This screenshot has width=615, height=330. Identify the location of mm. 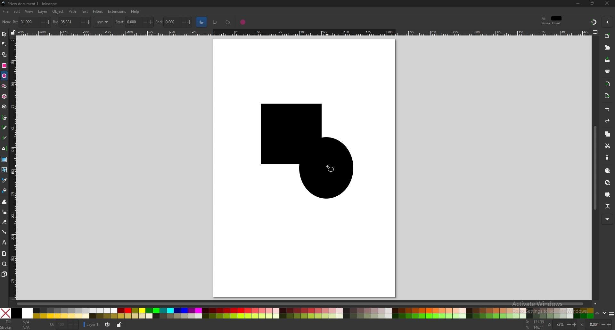
(103, 22).